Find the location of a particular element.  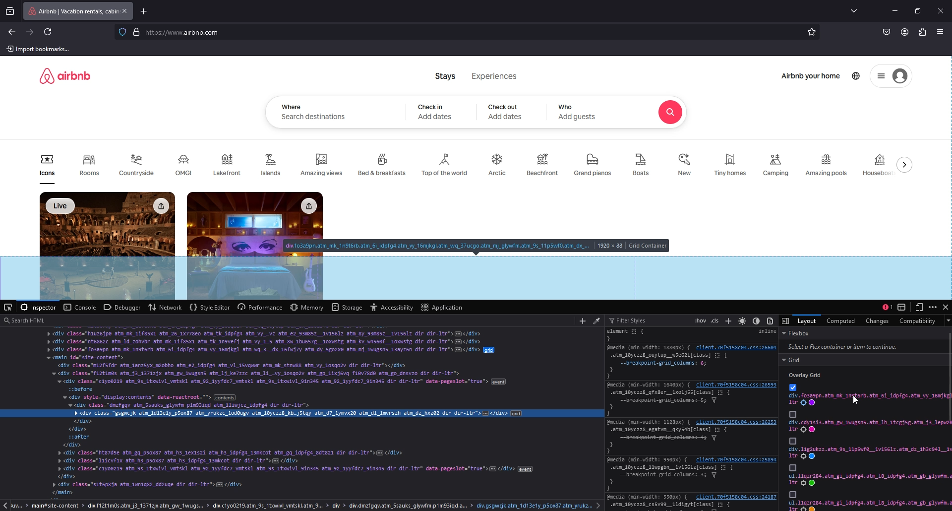

logo is located at coordinates (65, 75).